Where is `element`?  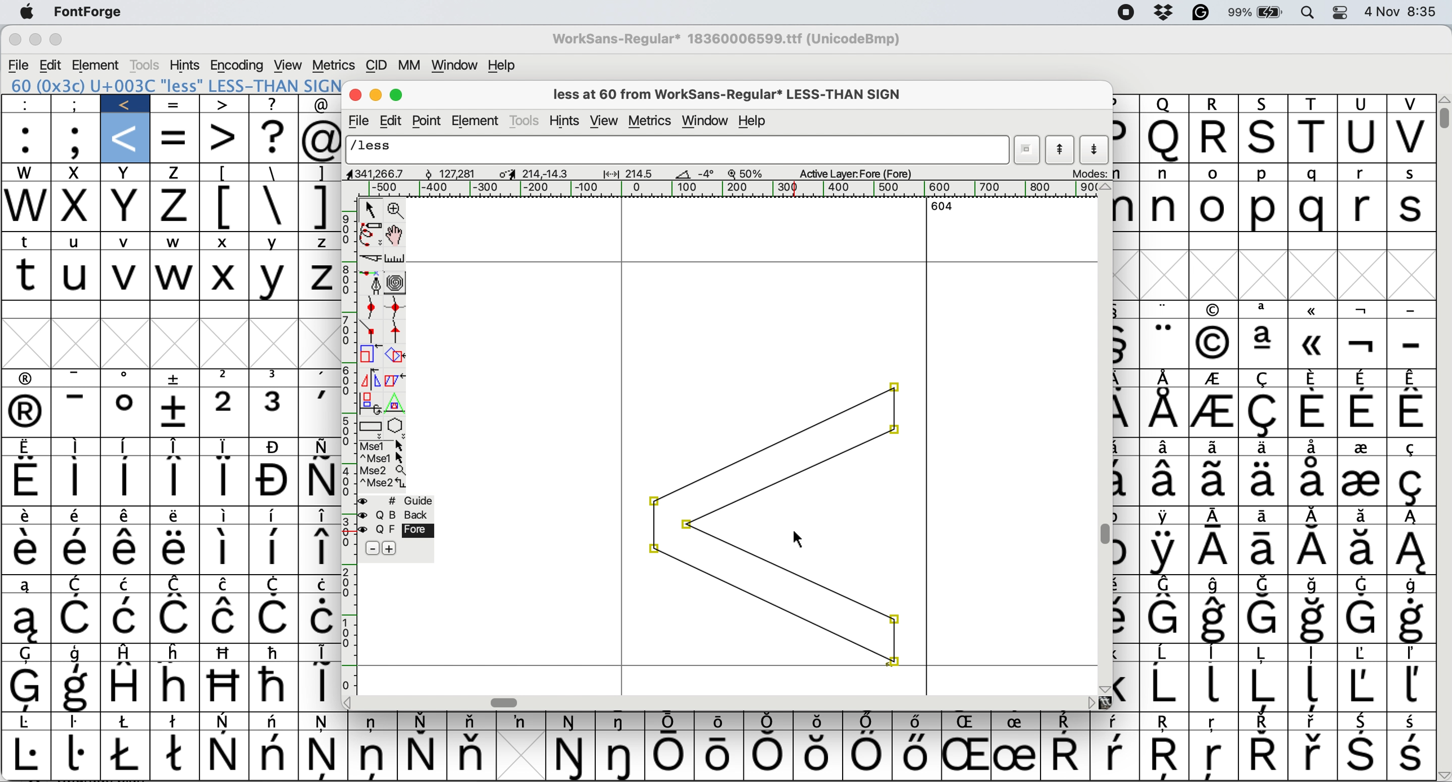
element is located at coordinates (478, 119).